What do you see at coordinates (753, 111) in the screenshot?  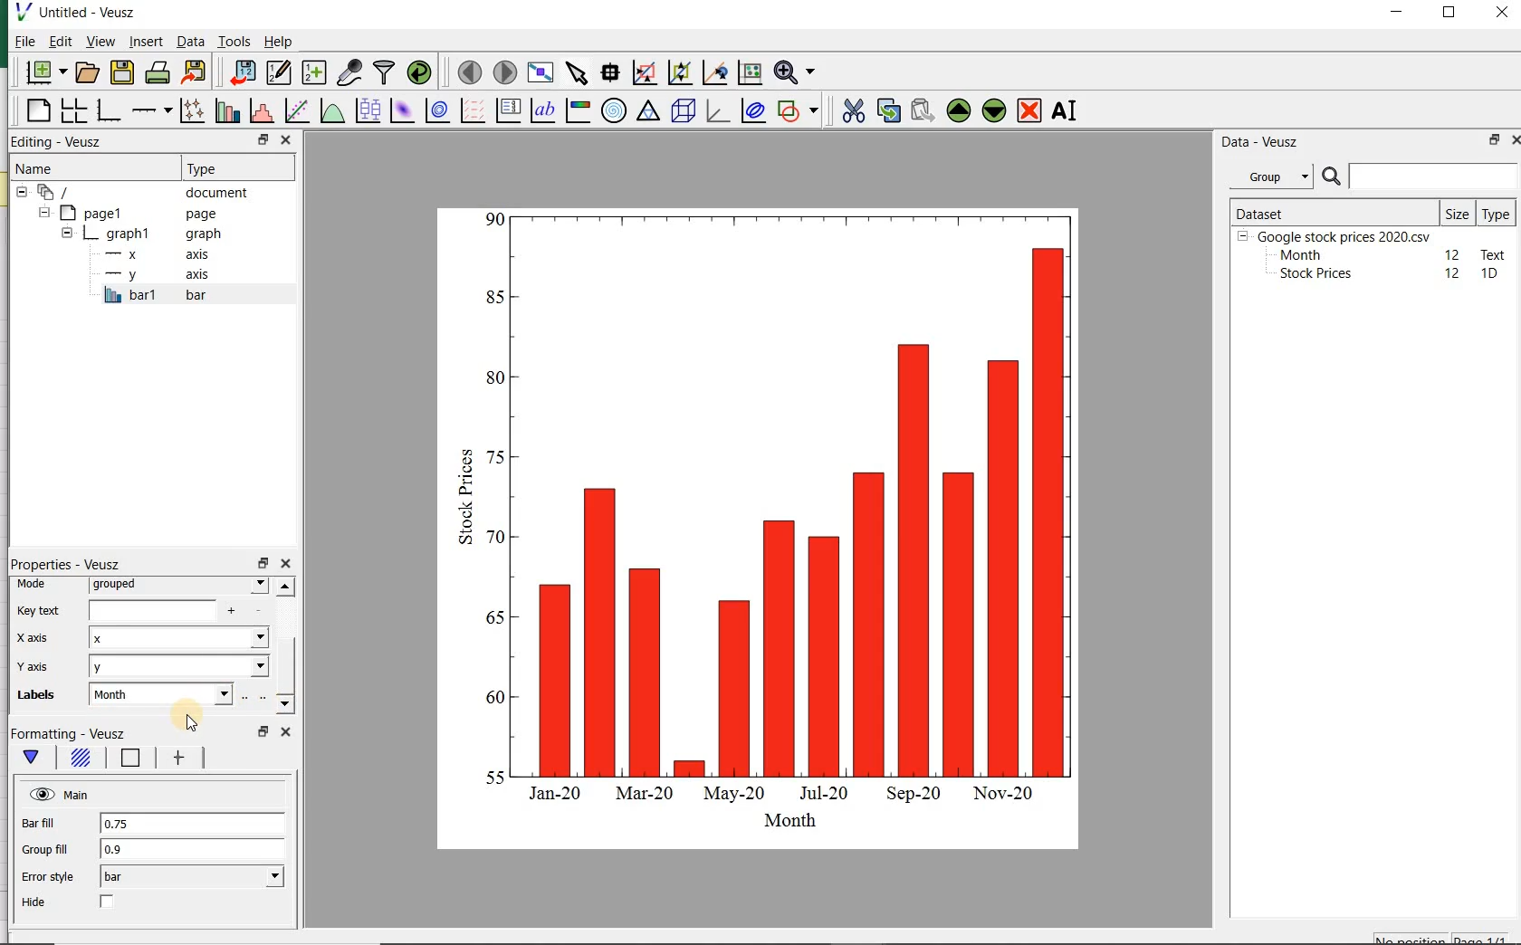 I see `plot covariance ellipses` at bounding box center [753, 111].